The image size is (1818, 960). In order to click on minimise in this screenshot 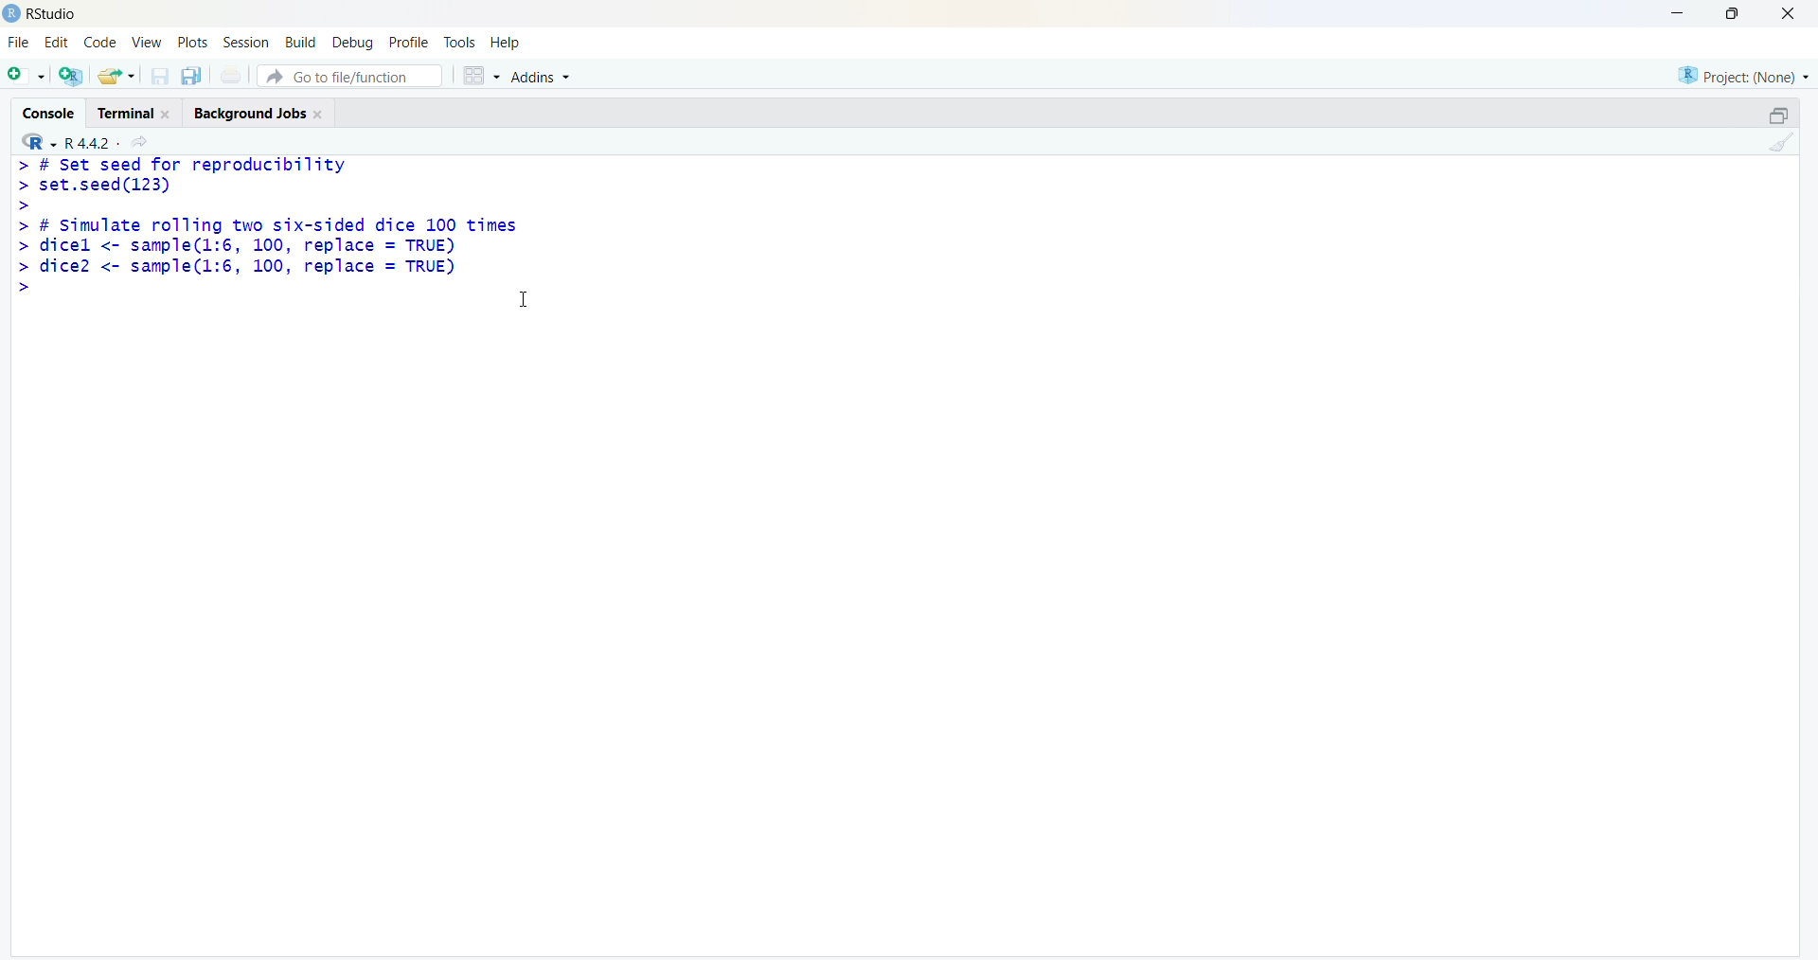, I will do `click(1680, 11)`.